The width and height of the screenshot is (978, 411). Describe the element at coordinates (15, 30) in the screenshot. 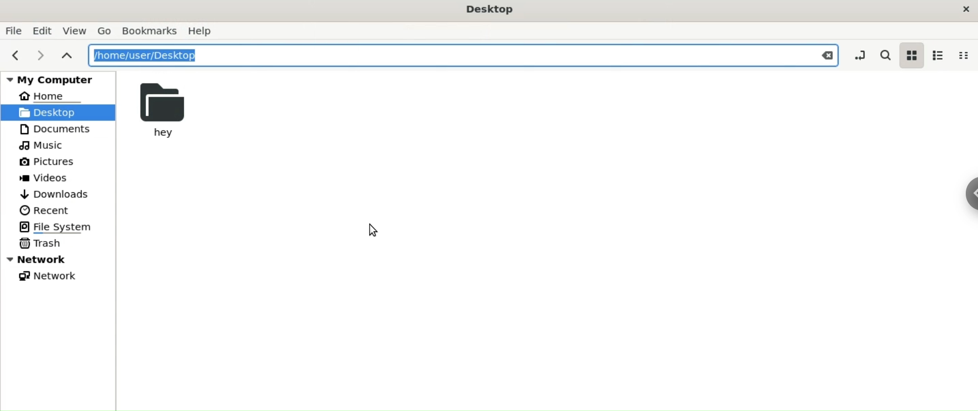

I see `File` at that location.